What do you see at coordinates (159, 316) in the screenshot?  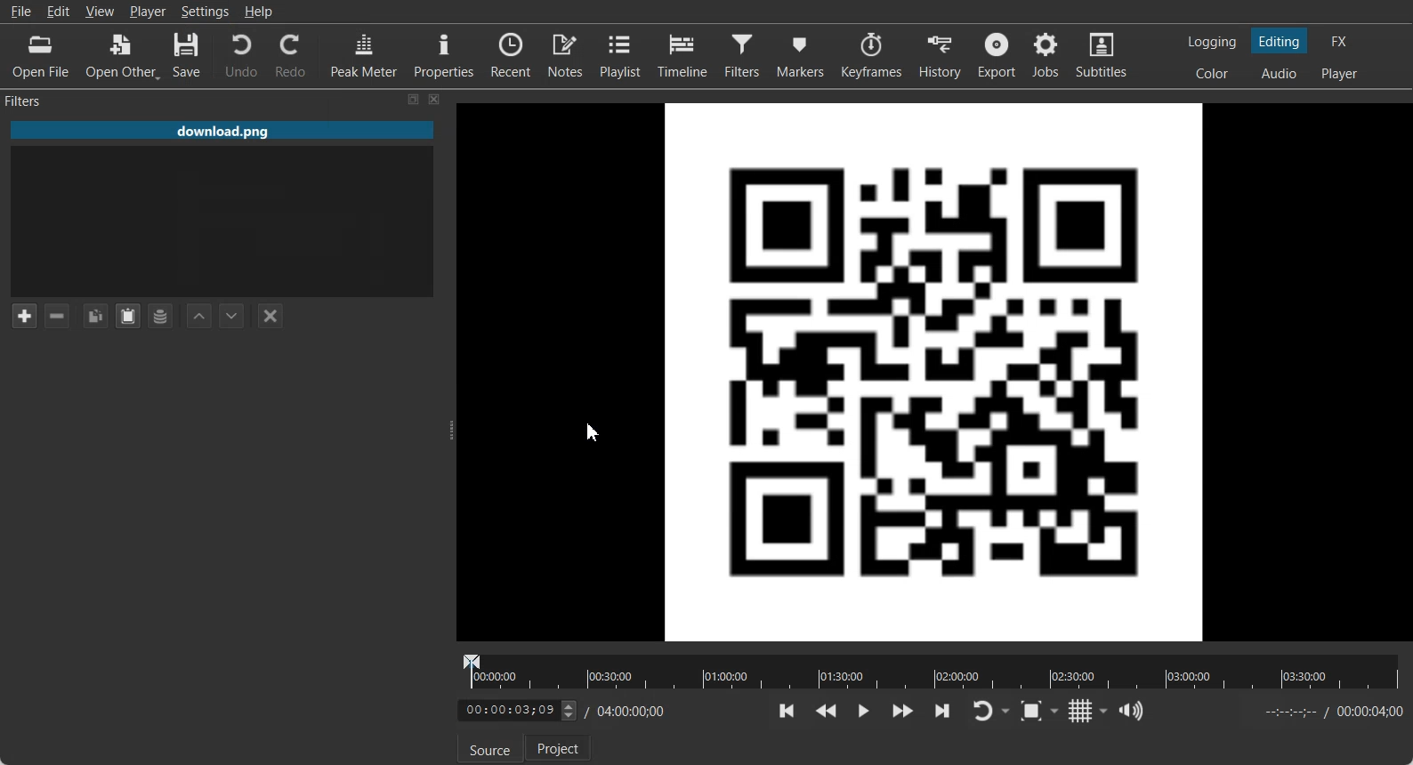 I see `` at bounding box center [159, 316].